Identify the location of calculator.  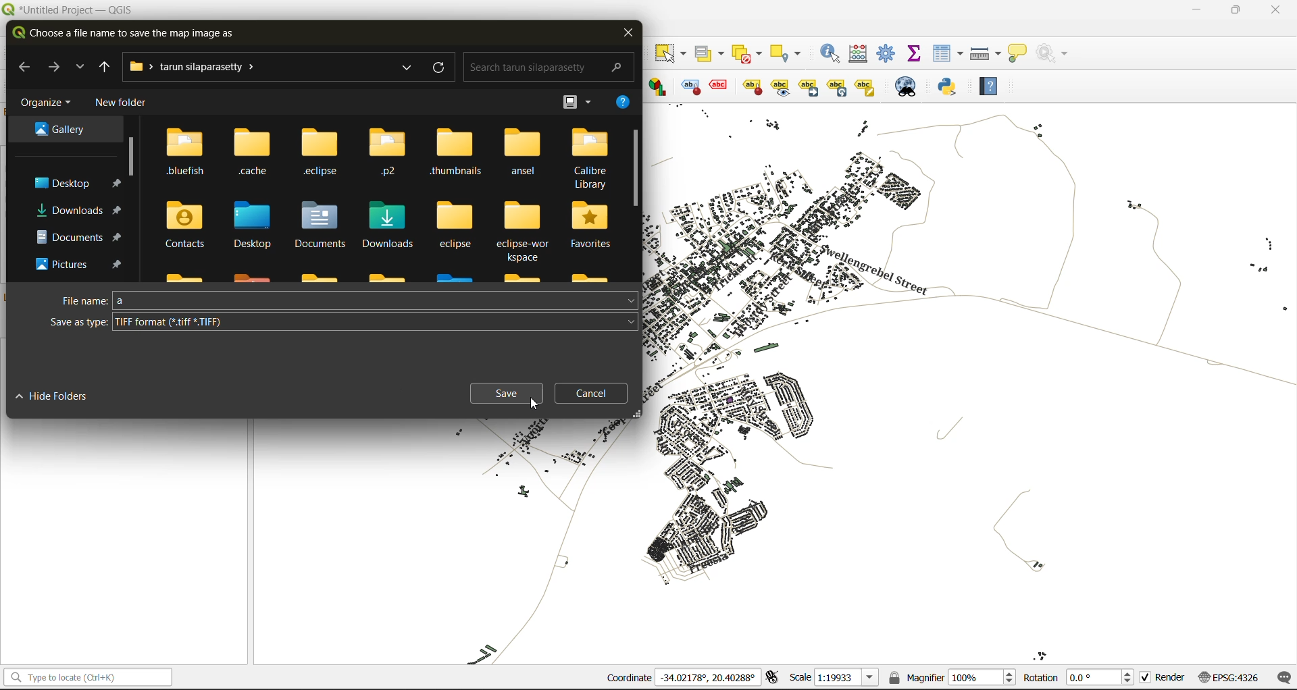
(861, 54).